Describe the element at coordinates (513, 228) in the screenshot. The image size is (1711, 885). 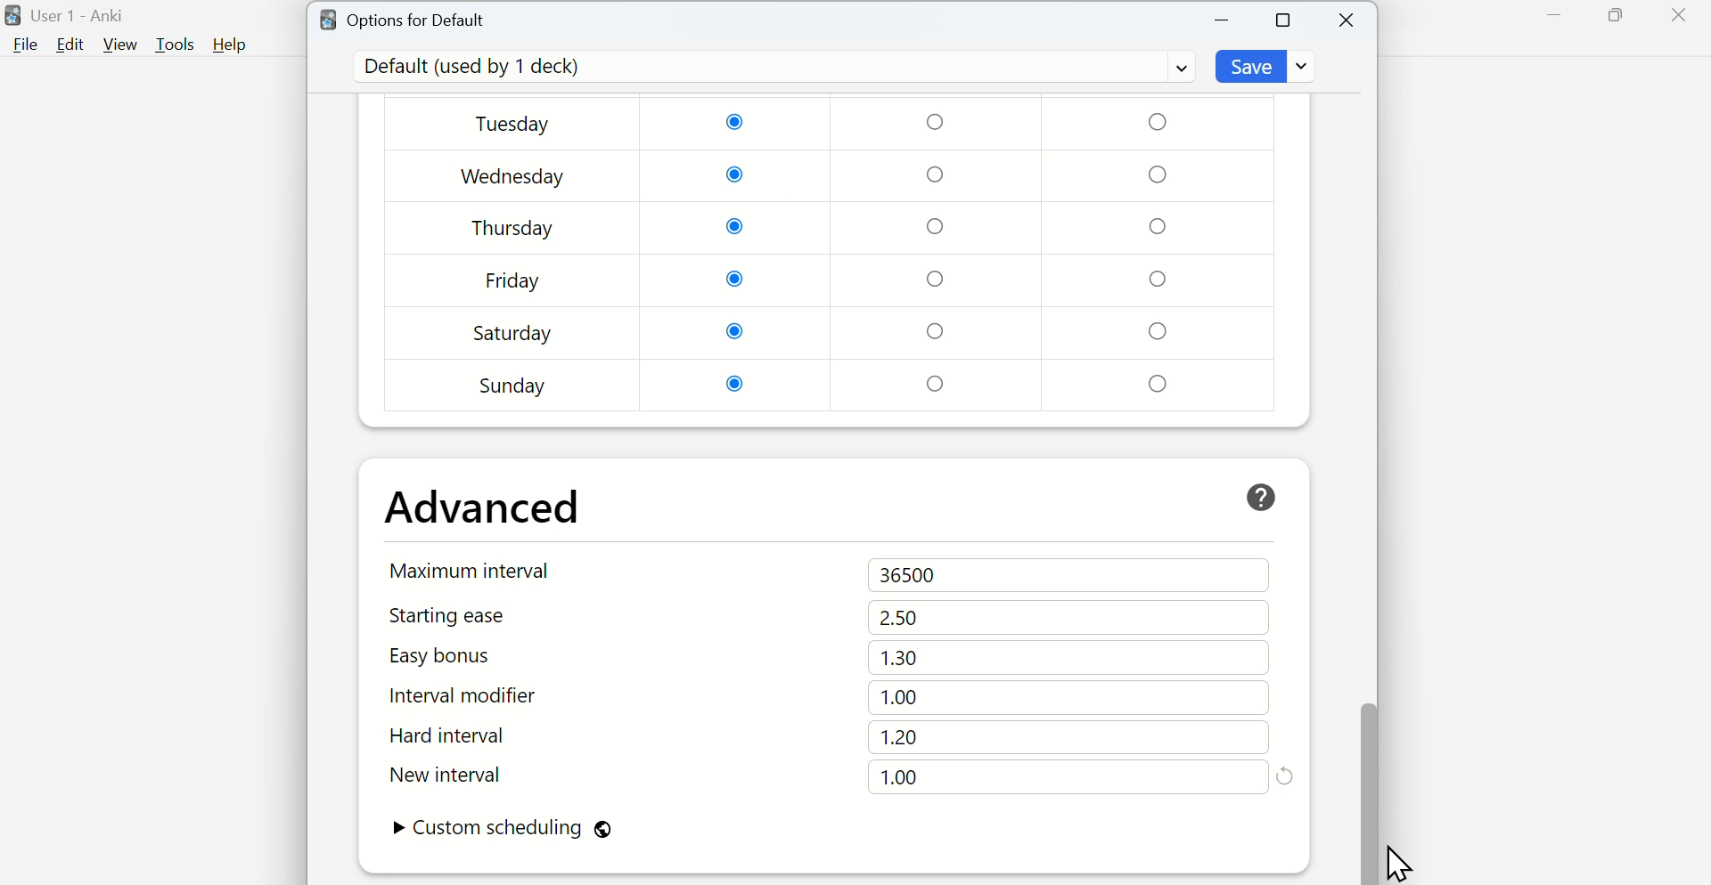
I see `Thursday` at that location.